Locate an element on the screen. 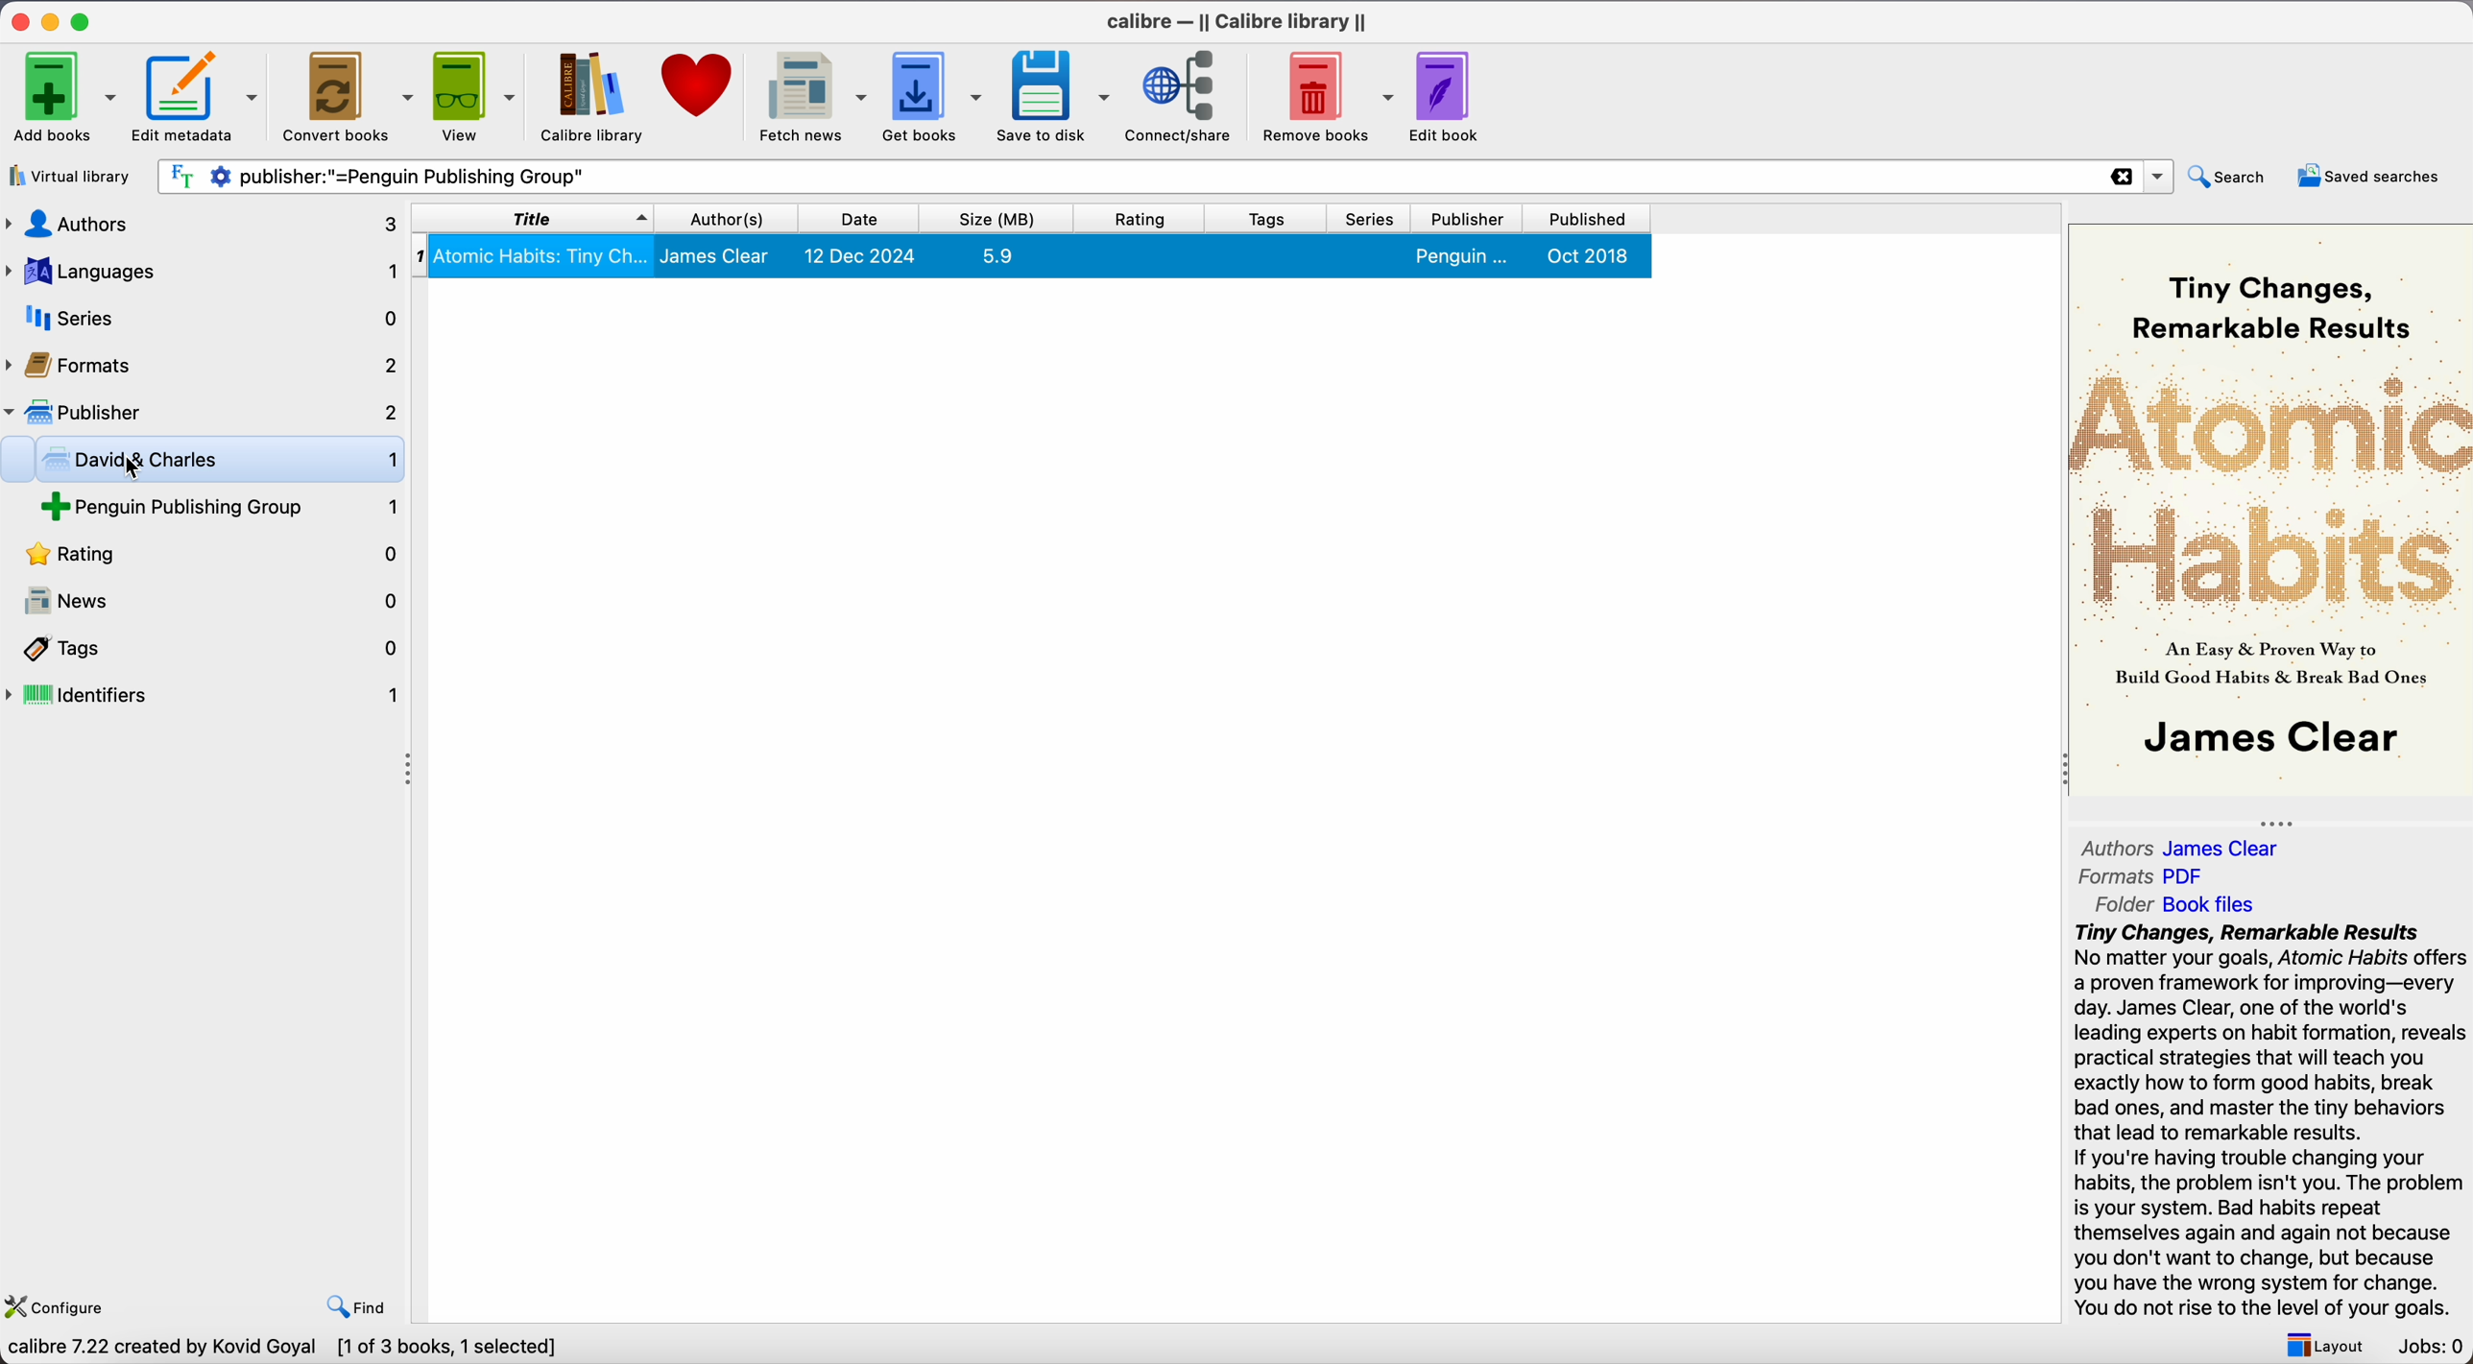 The height and width of the screenshot is (1364, 2473). click on publicher options is located at coordinates (203, 412).